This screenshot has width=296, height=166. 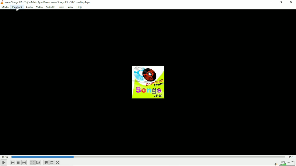 What do you see at coordinates (24, 162) in the screenshot?
I see `Next` at bounding box center [24, 162].